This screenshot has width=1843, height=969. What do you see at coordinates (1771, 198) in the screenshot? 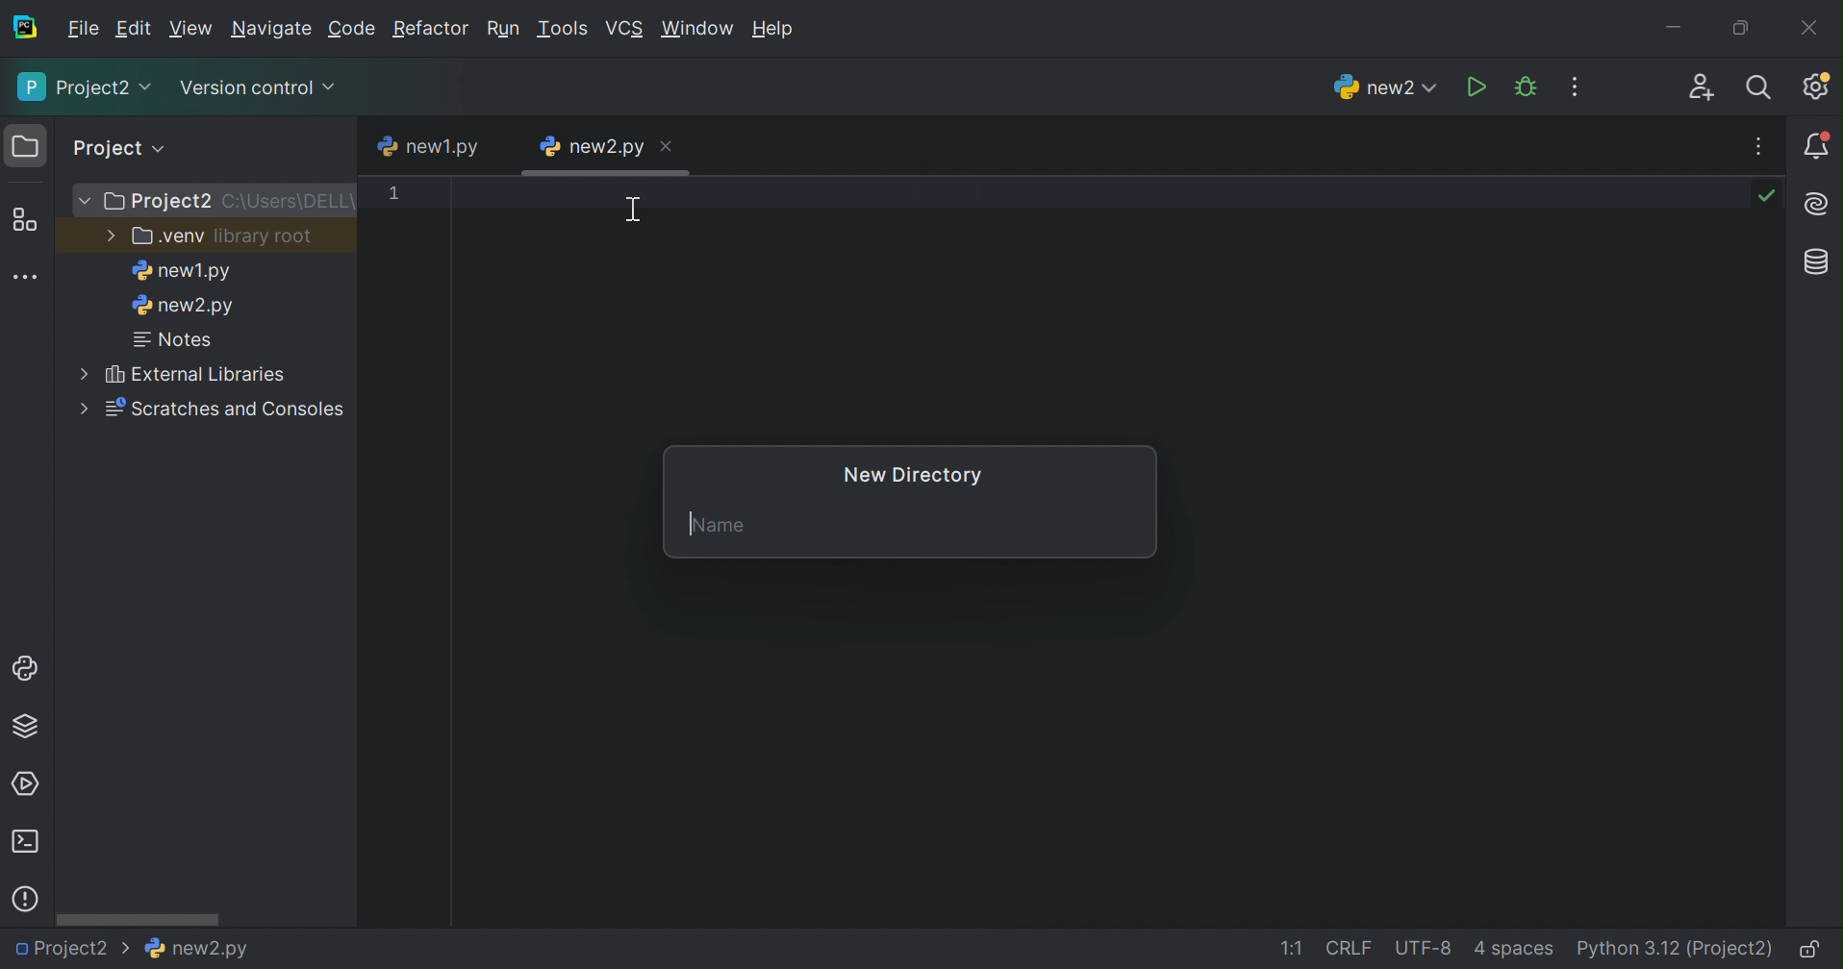
I see `No problems found` at bounding box center [1771, 198].